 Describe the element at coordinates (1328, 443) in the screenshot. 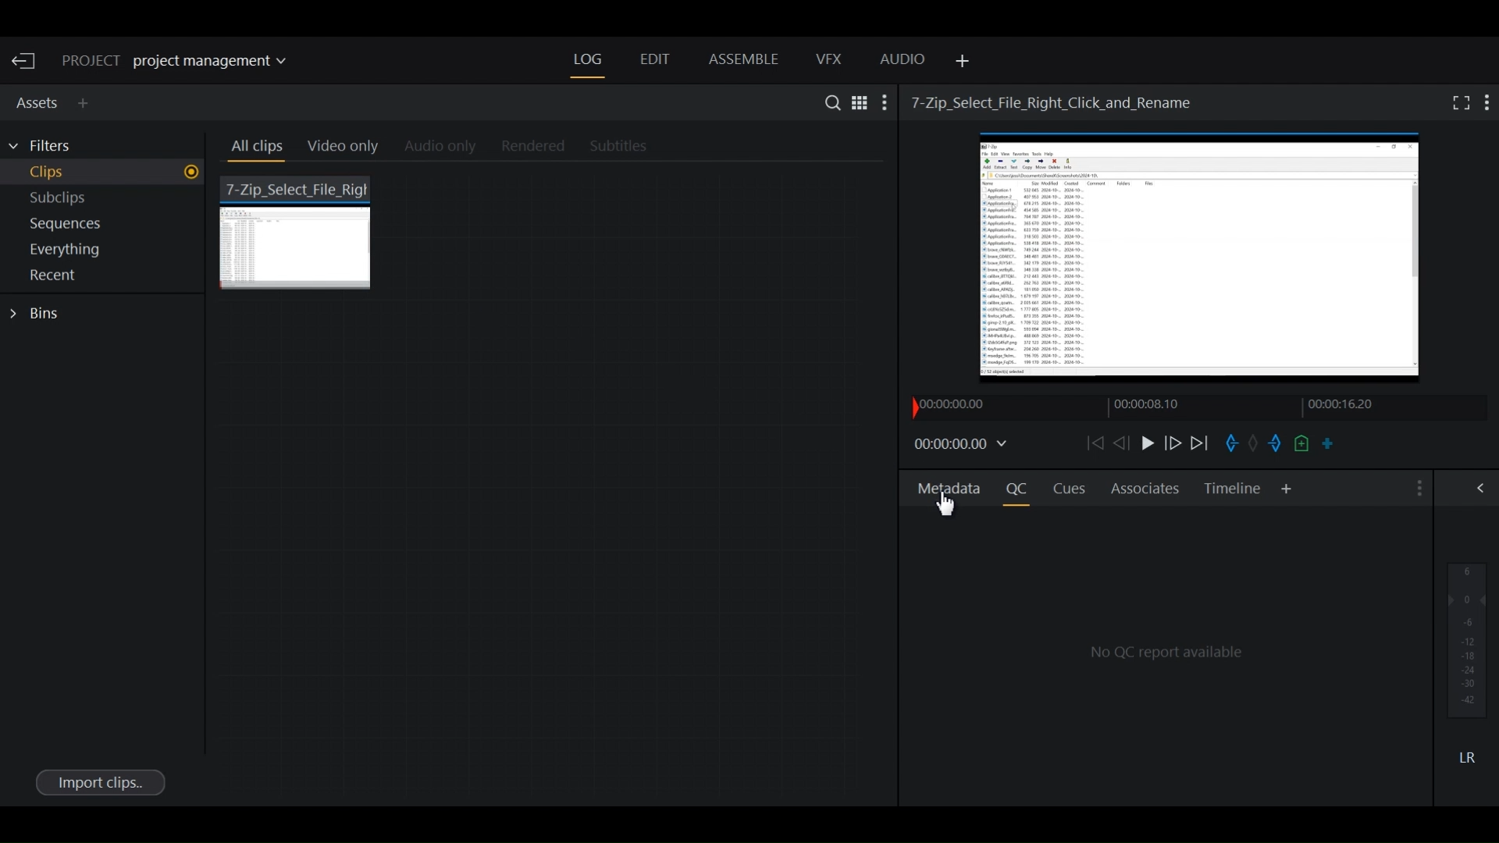

I see `Make a subclip from the marked section` at that location.